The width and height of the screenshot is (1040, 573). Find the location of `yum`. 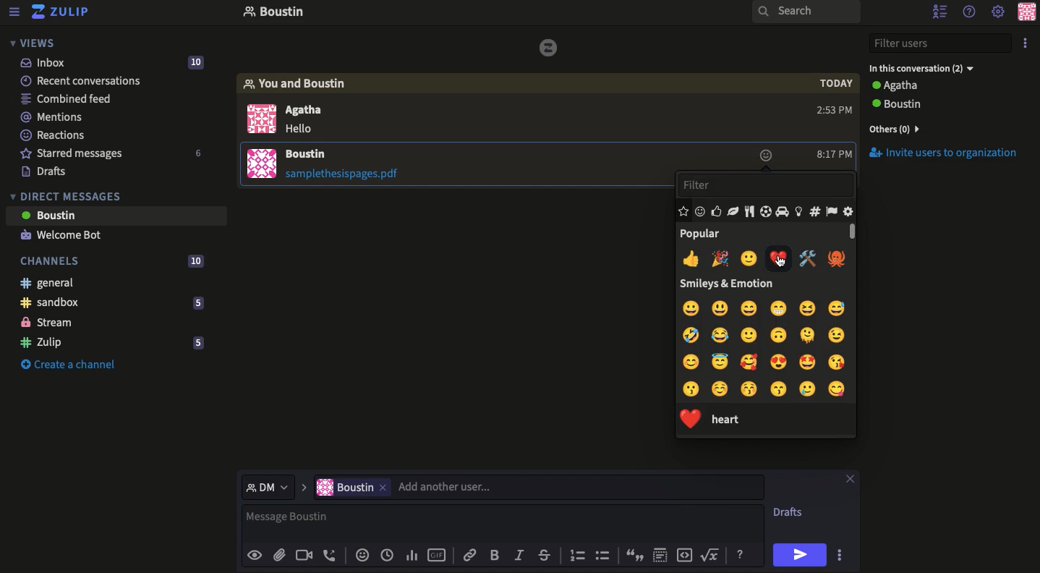

yum is located at coordinates (839, 390).